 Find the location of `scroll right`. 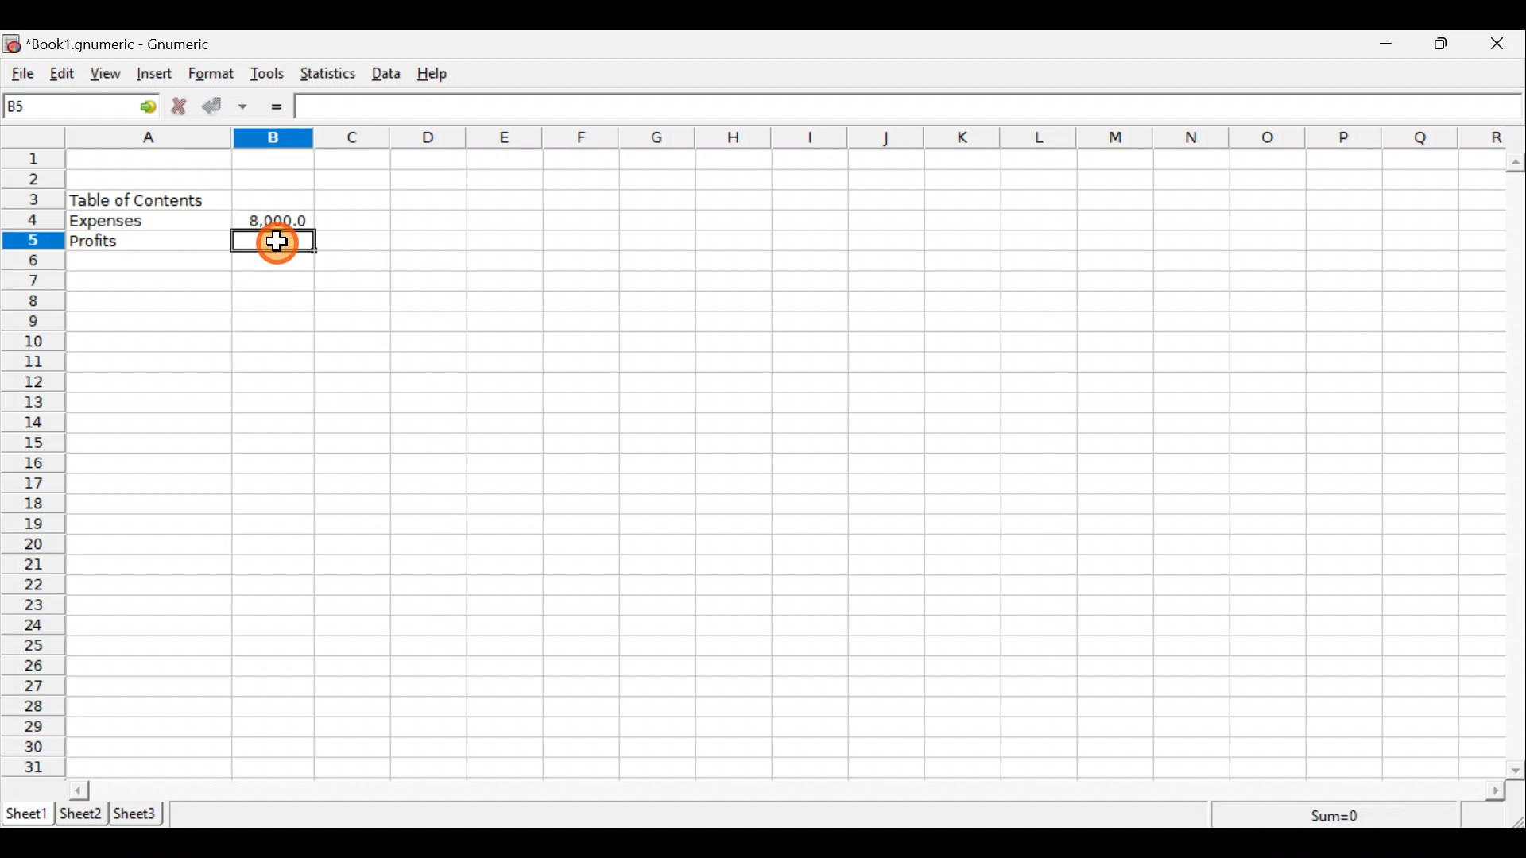

scroll right is located at coordinates (1495, 791).